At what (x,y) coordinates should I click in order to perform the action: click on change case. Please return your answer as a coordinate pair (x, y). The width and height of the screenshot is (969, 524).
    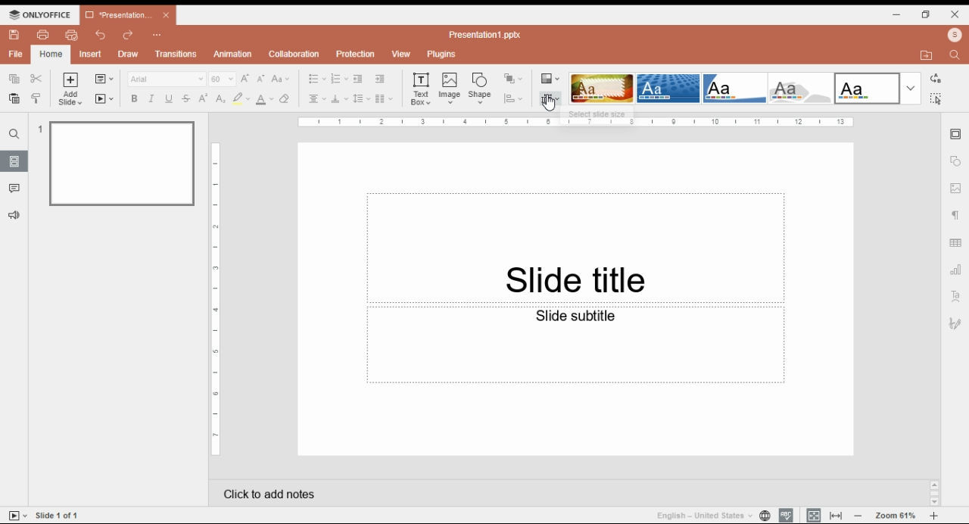
    Looking at the image, I should click on (281, 79).